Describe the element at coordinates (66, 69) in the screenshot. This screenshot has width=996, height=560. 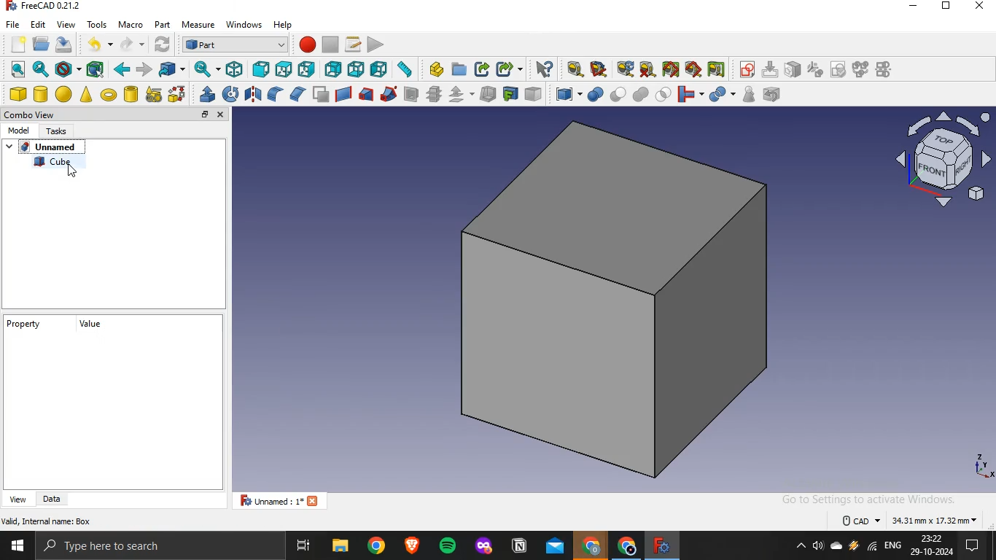
I see `draw style` at that location.